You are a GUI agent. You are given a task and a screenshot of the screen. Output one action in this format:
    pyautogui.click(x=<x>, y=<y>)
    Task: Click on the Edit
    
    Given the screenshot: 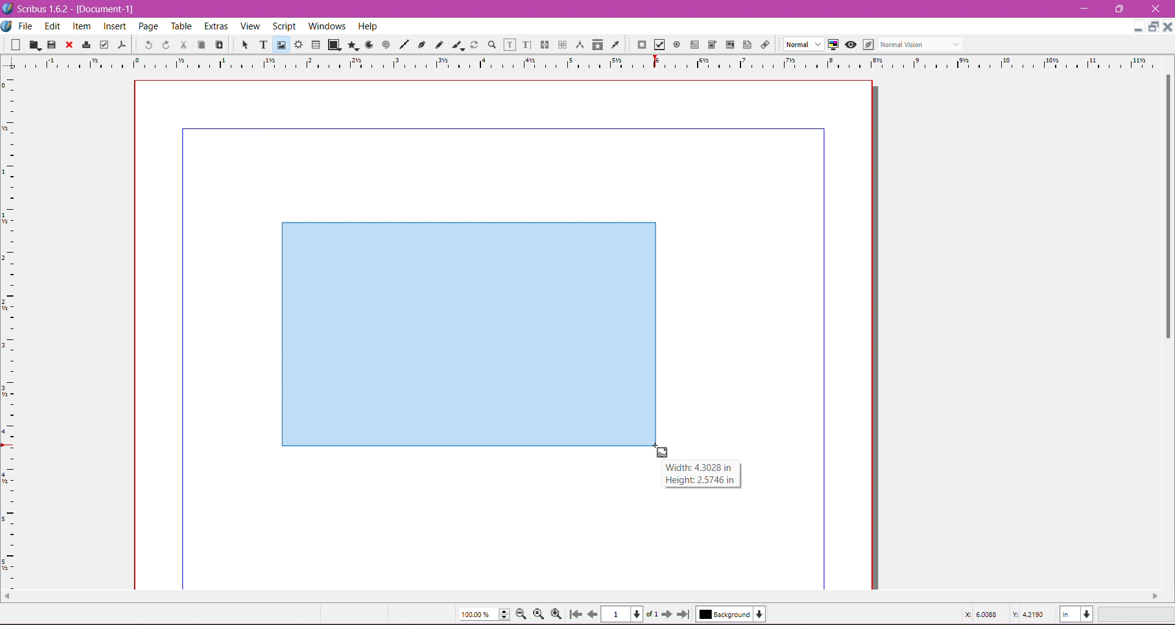 What is the action you would take?
    pyautogui.click(x=52, y=27)
    